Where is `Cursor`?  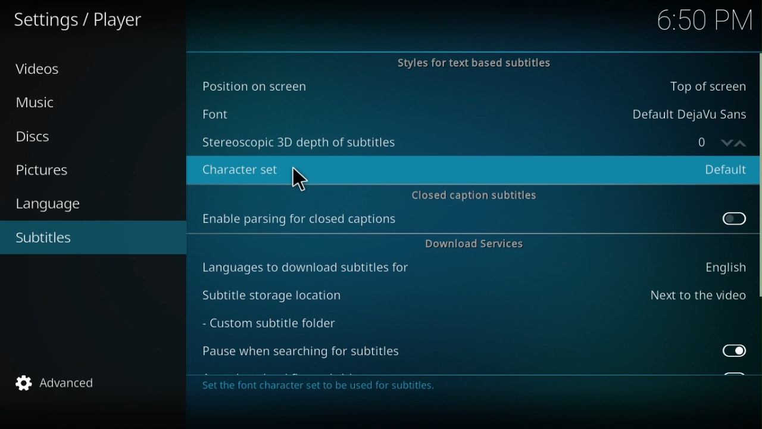
Cursor is located at coordinates (300, 180).